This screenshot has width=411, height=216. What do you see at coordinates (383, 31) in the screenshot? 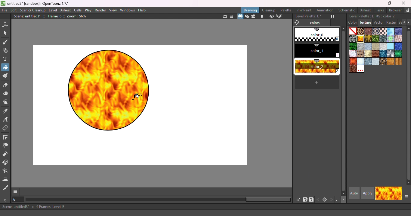
I see `Chessboard.bmp` at bounding box center [383, 31].